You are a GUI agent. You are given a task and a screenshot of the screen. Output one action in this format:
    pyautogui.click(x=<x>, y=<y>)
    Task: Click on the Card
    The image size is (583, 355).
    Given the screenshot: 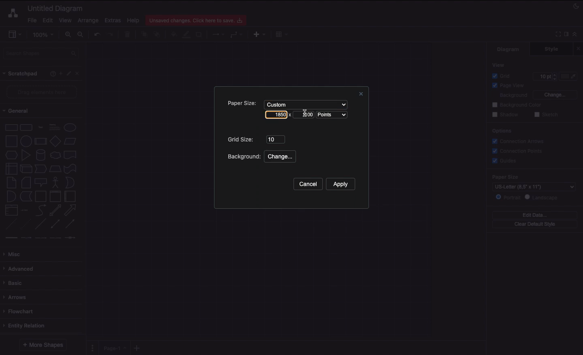 What is the action you would take?
    pyautogui.click(x=26, y=182)
    